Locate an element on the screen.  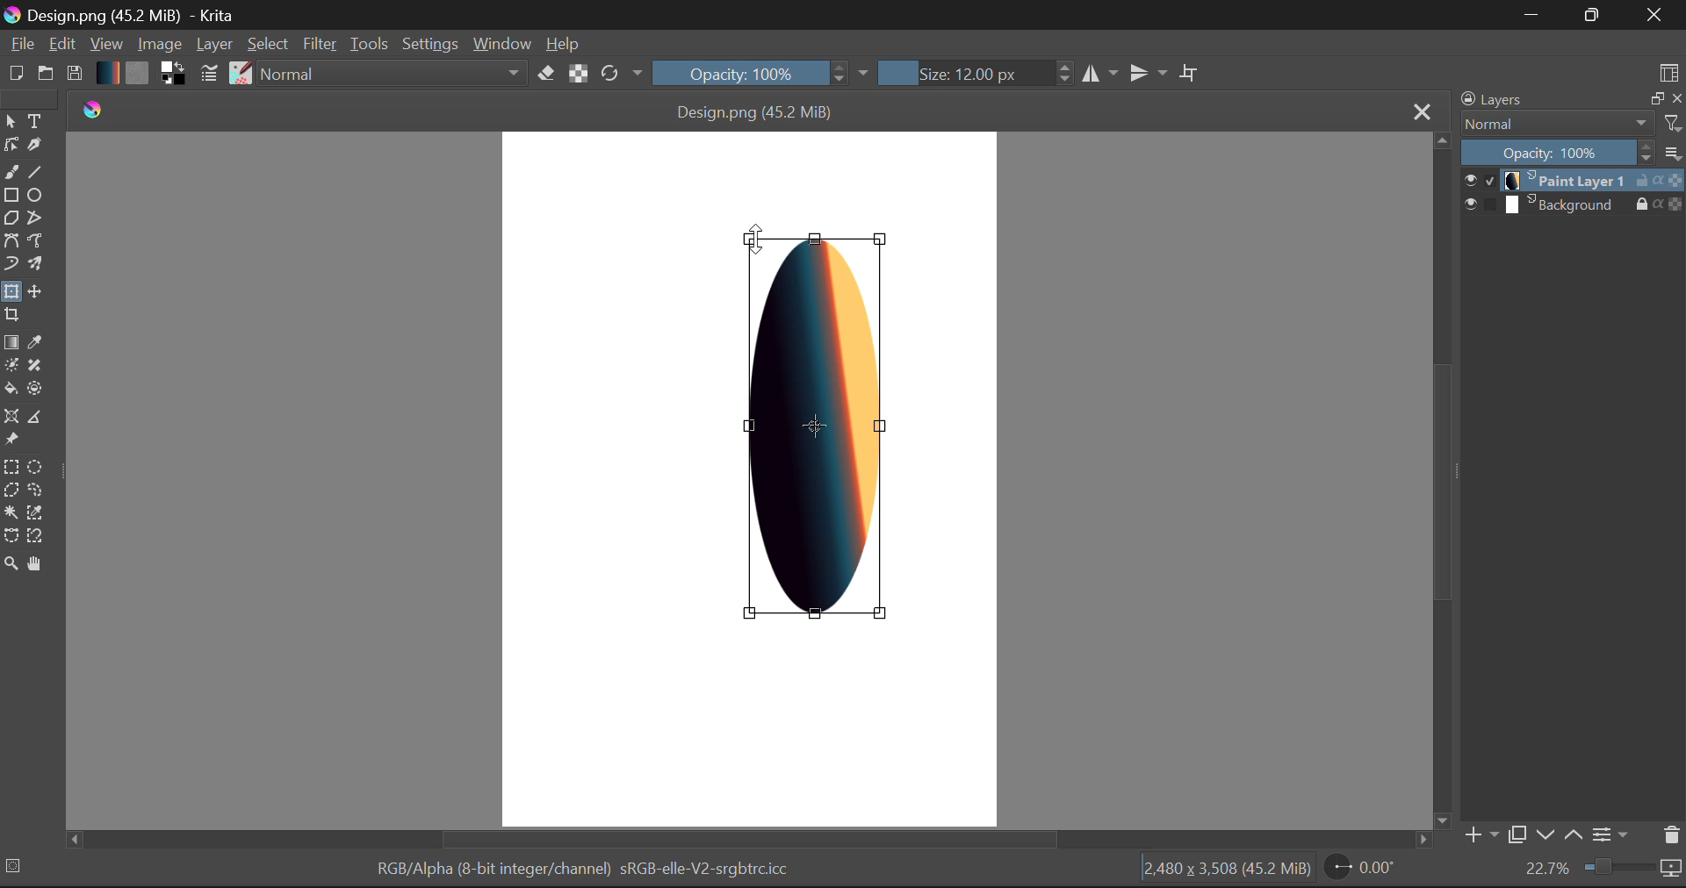
Tools is located at coordinates (369, 42).